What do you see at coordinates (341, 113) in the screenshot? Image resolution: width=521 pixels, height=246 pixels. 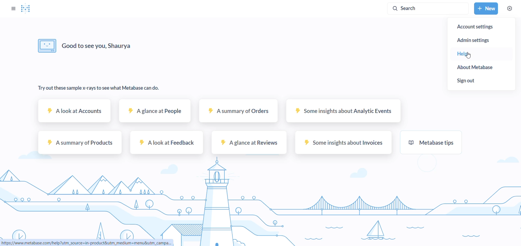 I see `some insights about analytic events sample` at bounding box center [341, 113].